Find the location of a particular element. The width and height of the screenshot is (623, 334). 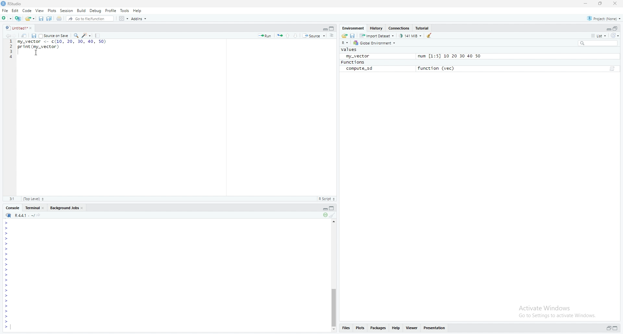

Minimize is located at coordinates (324, 209).